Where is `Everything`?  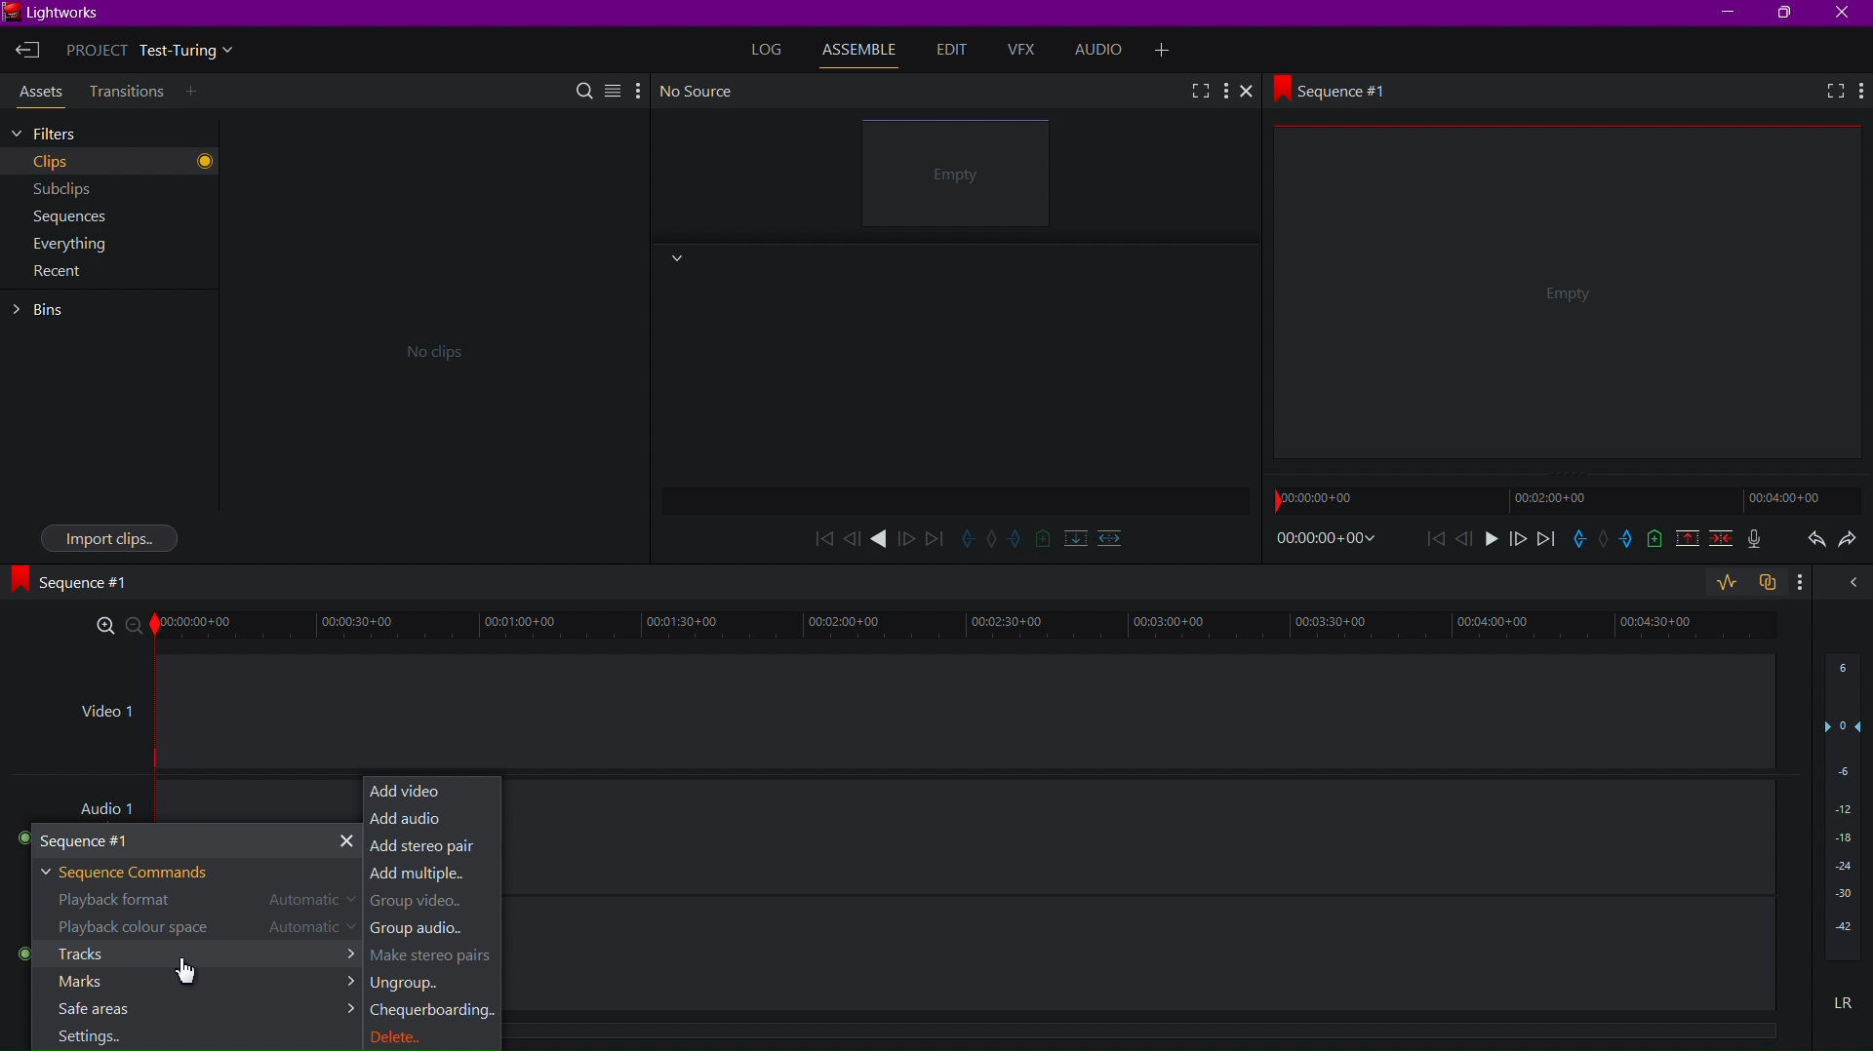
Everything is located at coordinates (66, 249).